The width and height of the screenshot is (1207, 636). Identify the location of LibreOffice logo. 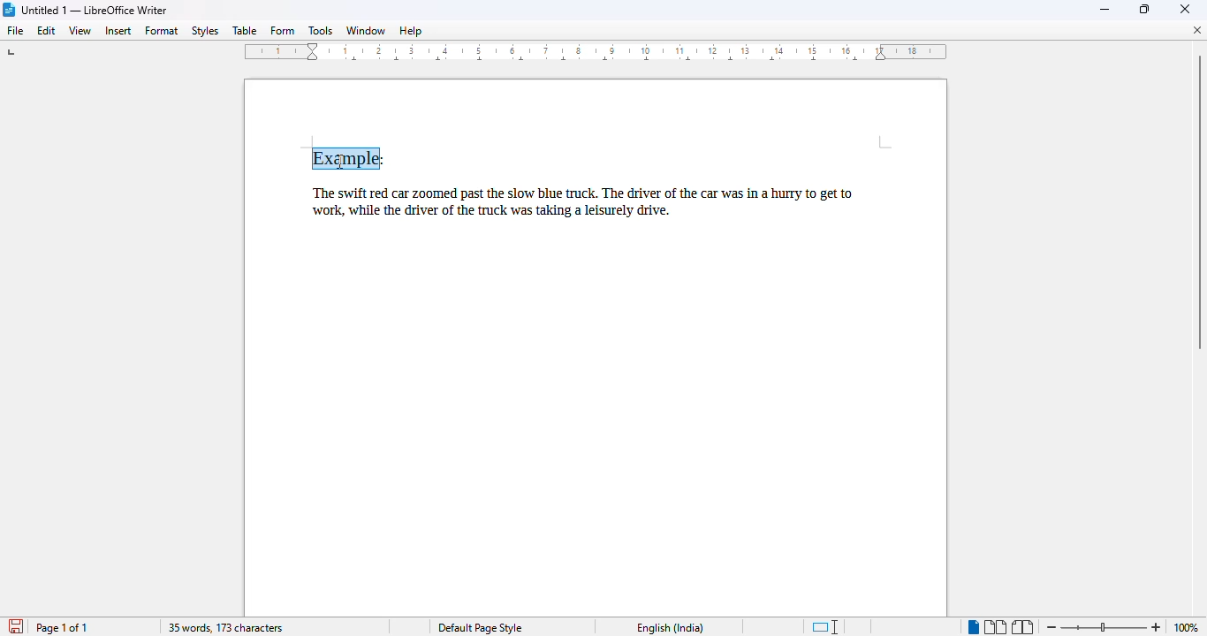
(8, 10).